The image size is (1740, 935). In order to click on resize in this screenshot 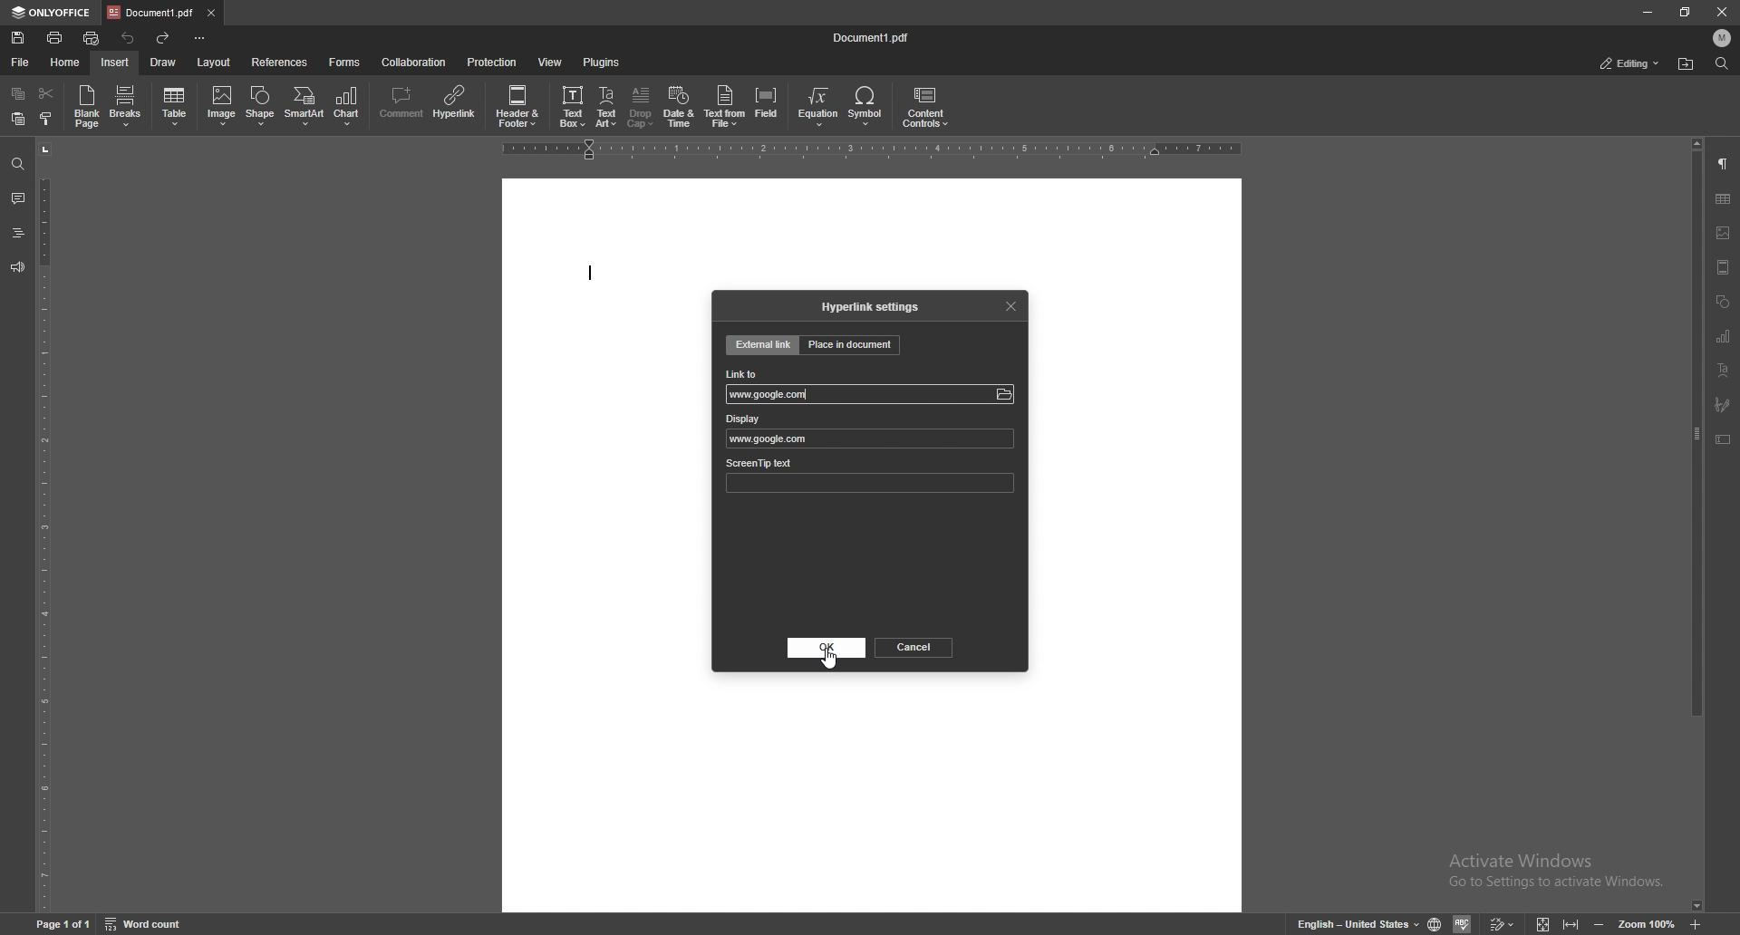, I will do `click(1688, 11)`.